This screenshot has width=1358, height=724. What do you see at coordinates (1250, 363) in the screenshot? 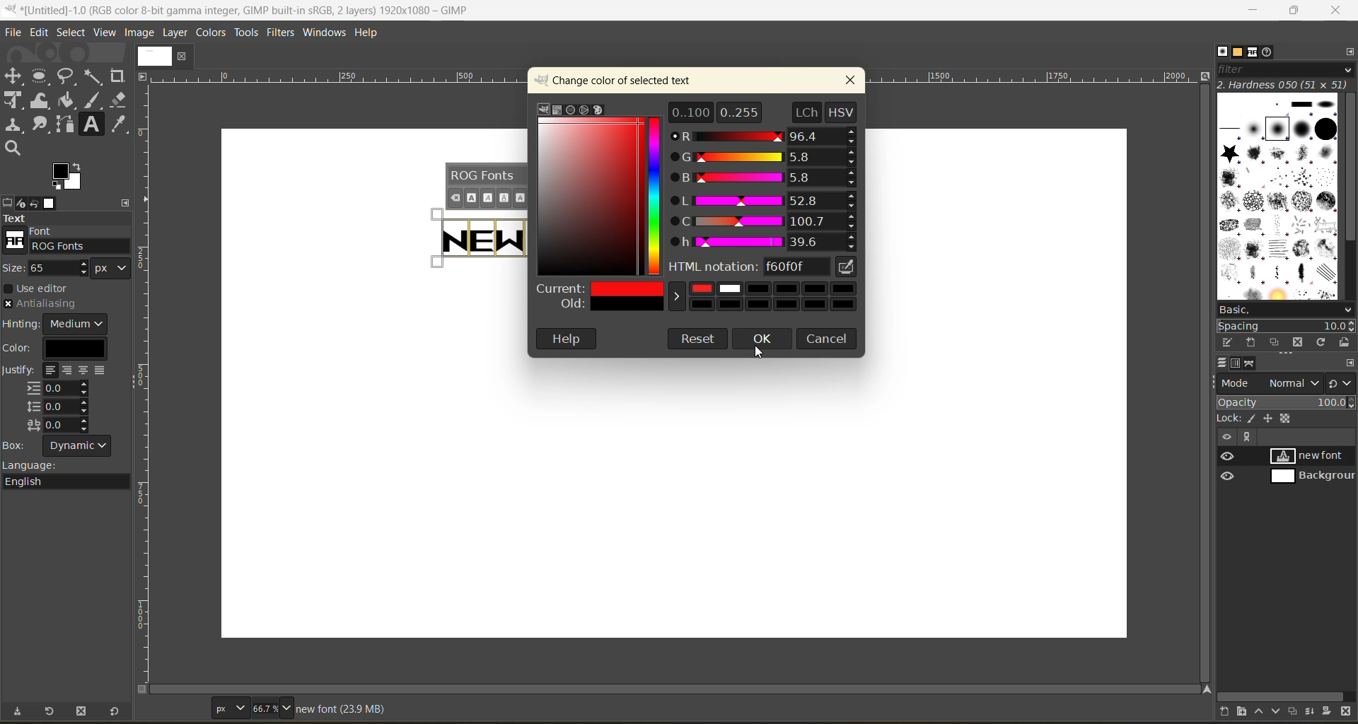
I see `paths` at bounding box center [1250, 363].